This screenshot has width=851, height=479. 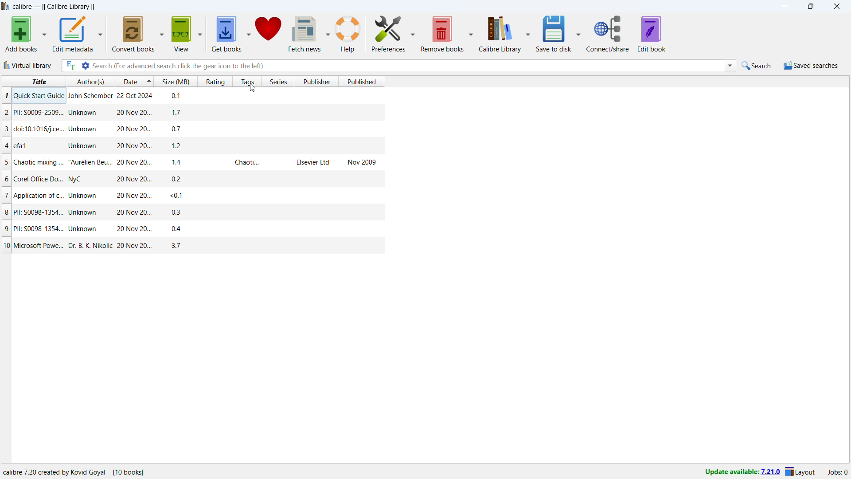 What do you see at coordinates (134, 34) in the screenshot?
I see `convert books` at bounding box center [134, 34].